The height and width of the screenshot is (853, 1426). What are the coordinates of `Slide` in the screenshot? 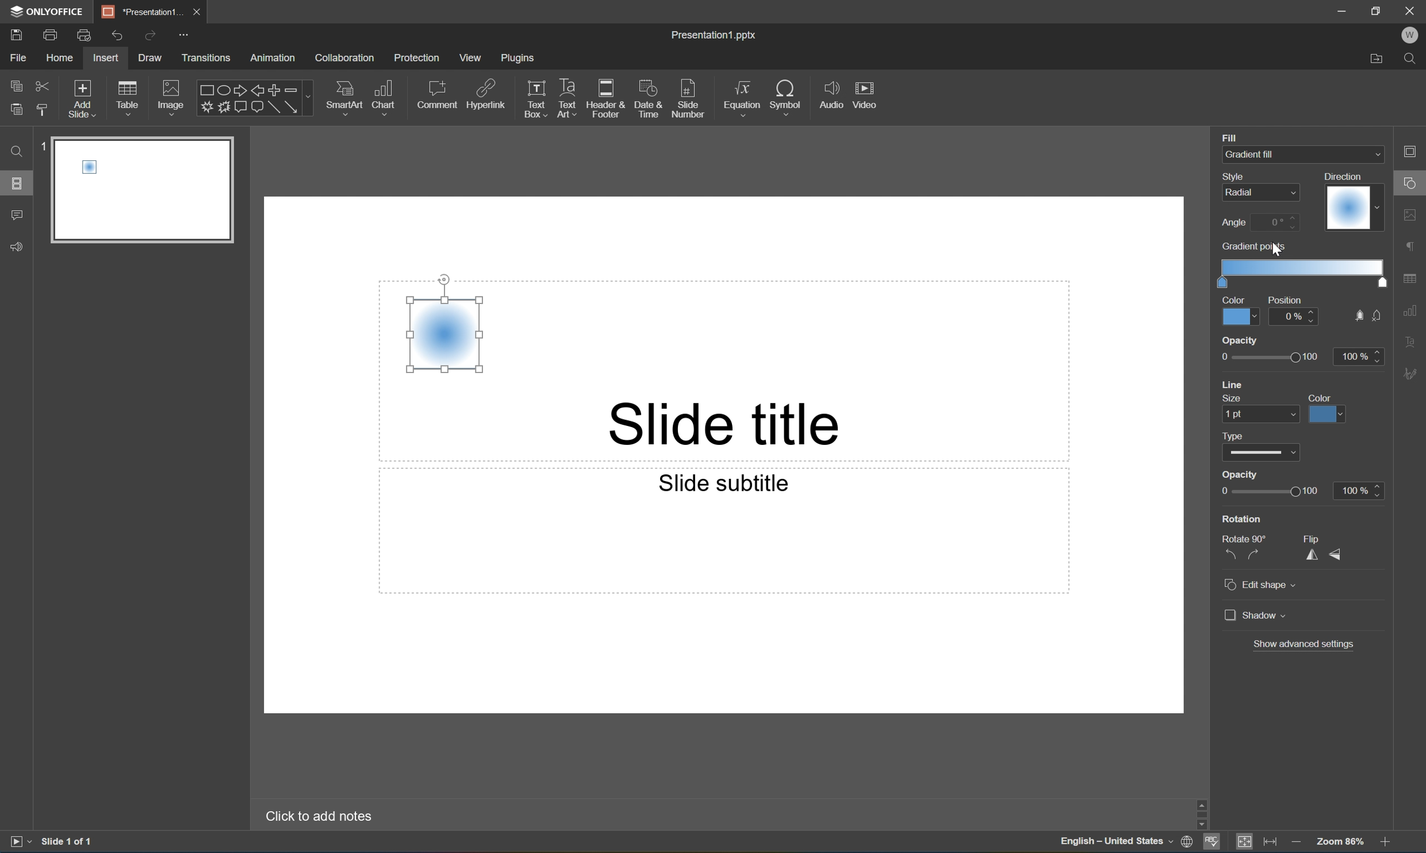 It's located at (147, 187).